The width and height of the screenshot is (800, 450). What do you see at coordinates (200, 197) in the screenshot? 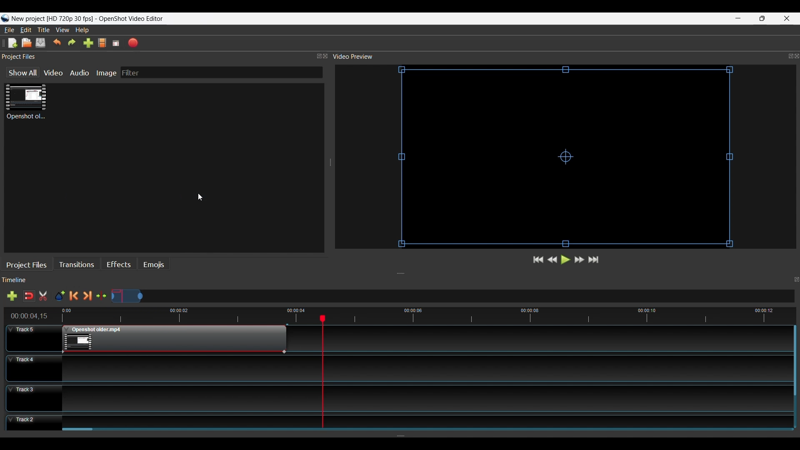
I see `Cursor position unchanged, control+V used to paste copied clip` at bounding box center [200, 197].